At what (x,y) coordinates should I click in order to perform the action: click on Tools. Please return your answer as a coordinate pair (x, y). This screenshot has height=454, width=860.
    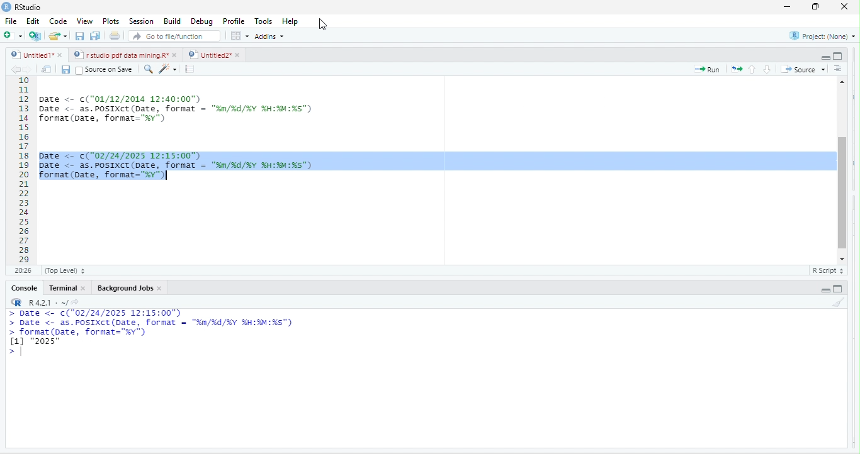
    Looking at the image, I should click on (262, 21).